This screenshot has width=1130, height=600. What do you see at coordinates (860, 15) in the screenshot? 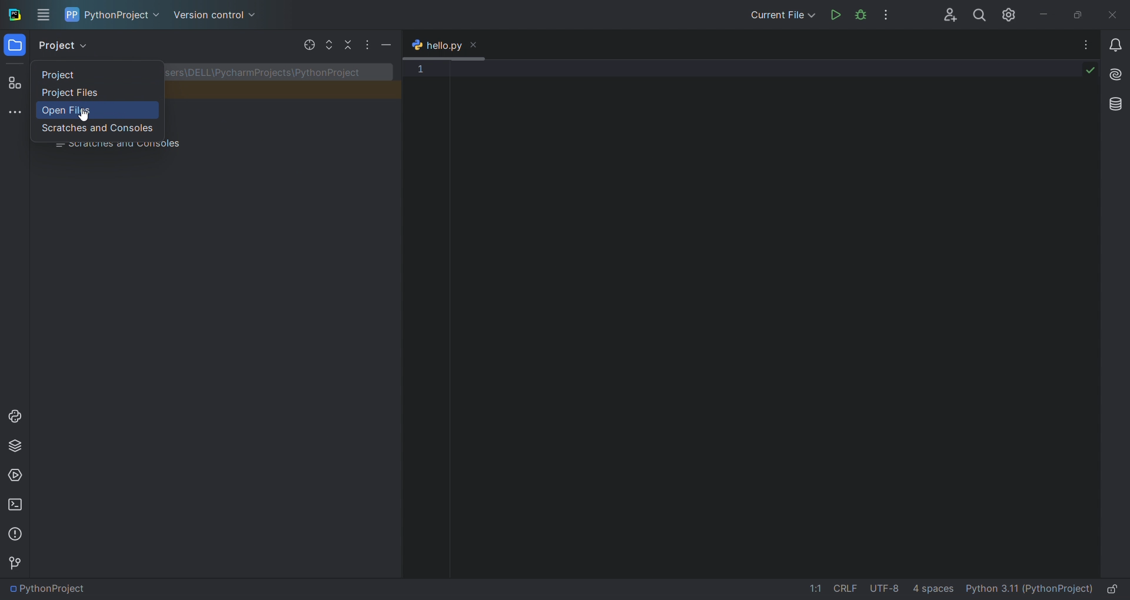
I see `debug ` at bounding box center [860, 15].